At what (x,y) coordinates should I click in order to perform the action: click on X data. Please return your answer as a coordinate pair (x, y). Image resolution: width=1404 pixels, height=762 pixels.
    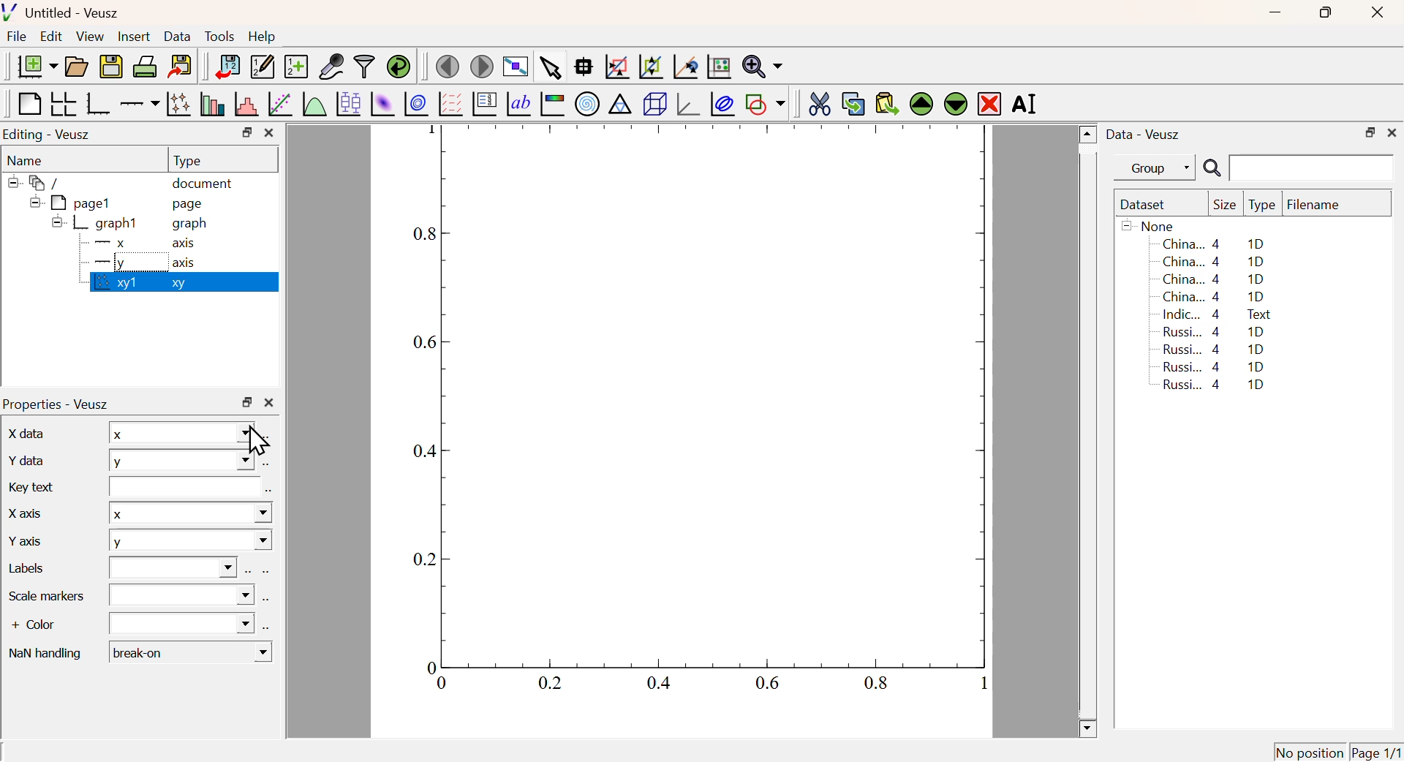
    Looking at the image, I should click on (25, 431).